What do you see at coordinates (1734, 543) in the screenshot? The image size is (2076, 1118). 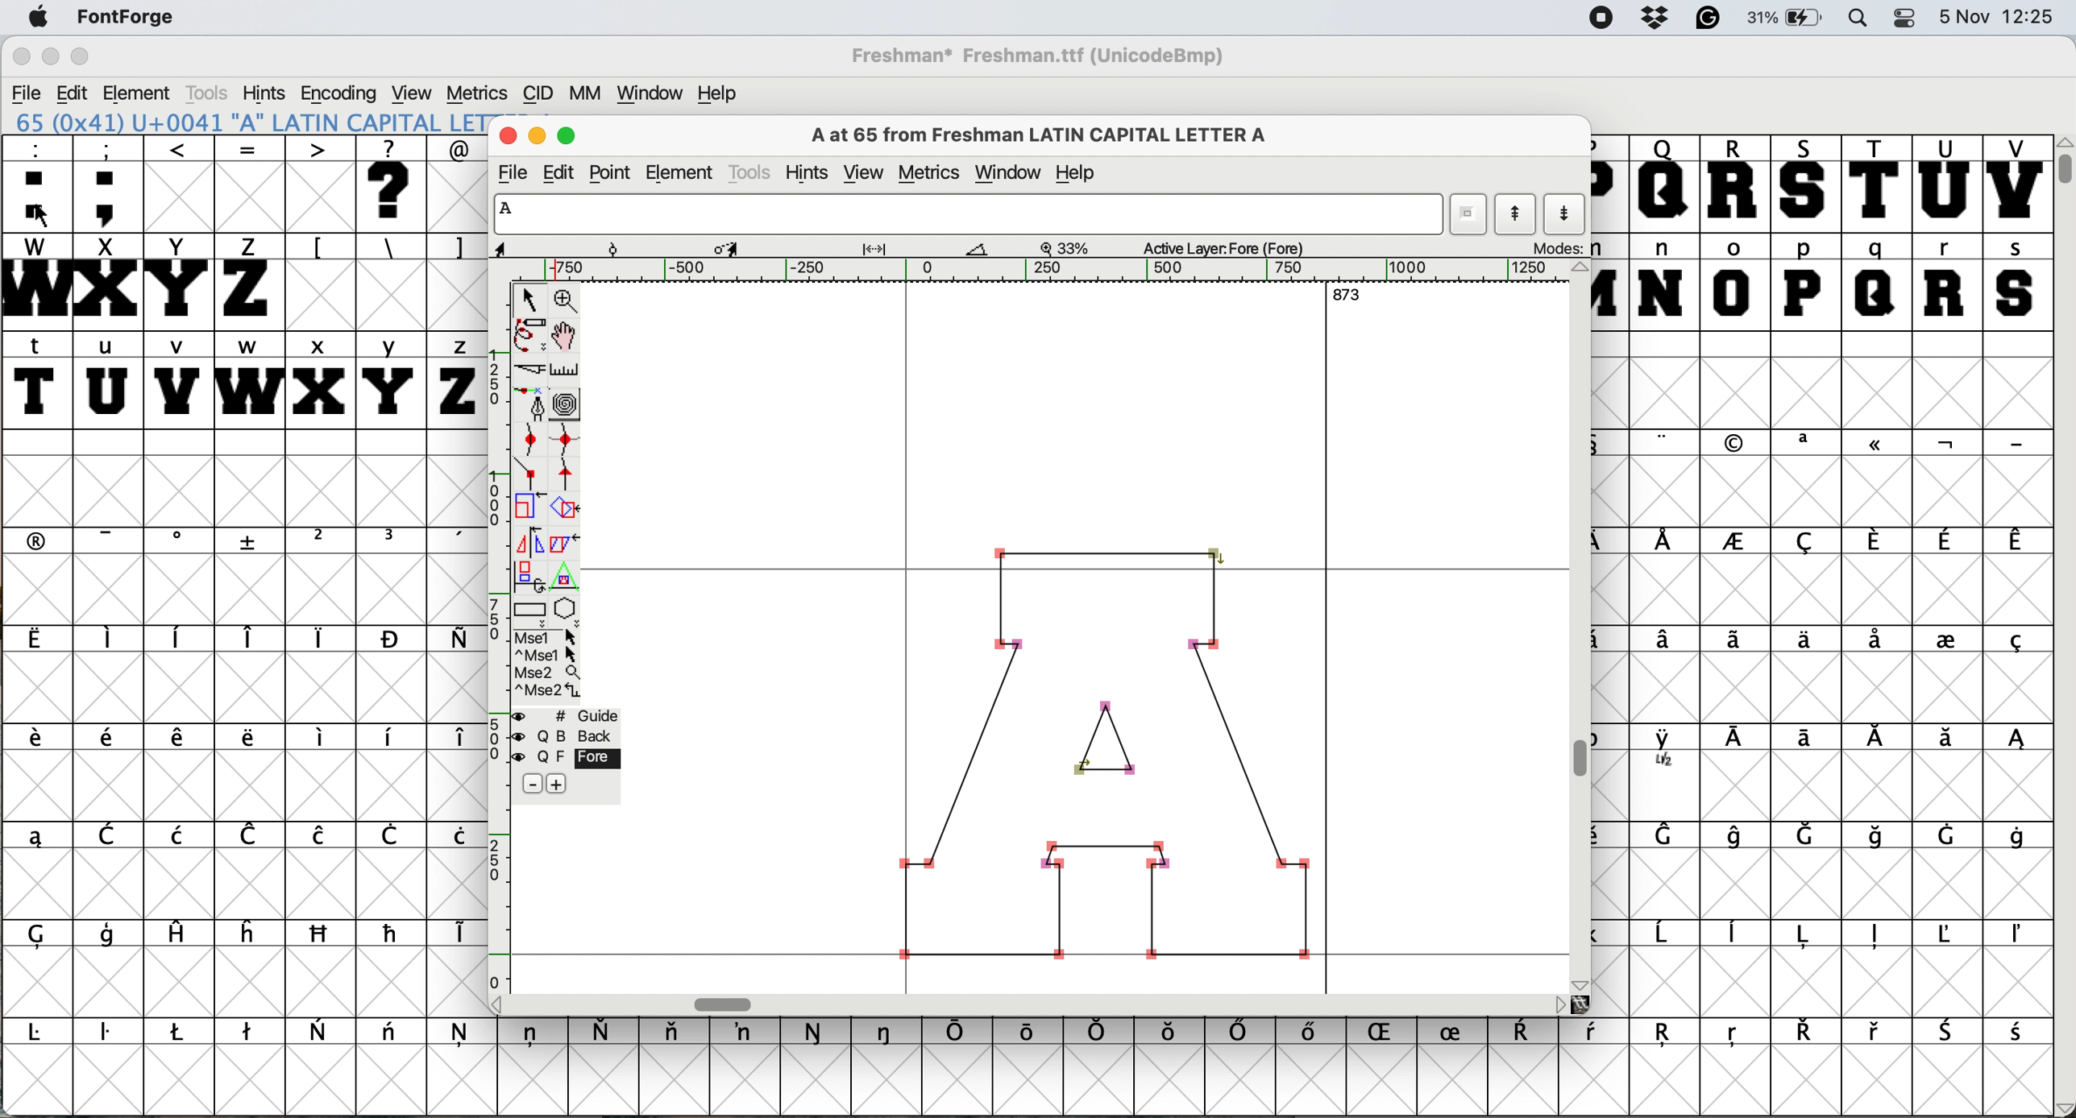 I see `symbol` at bounding box center [1734, 543].